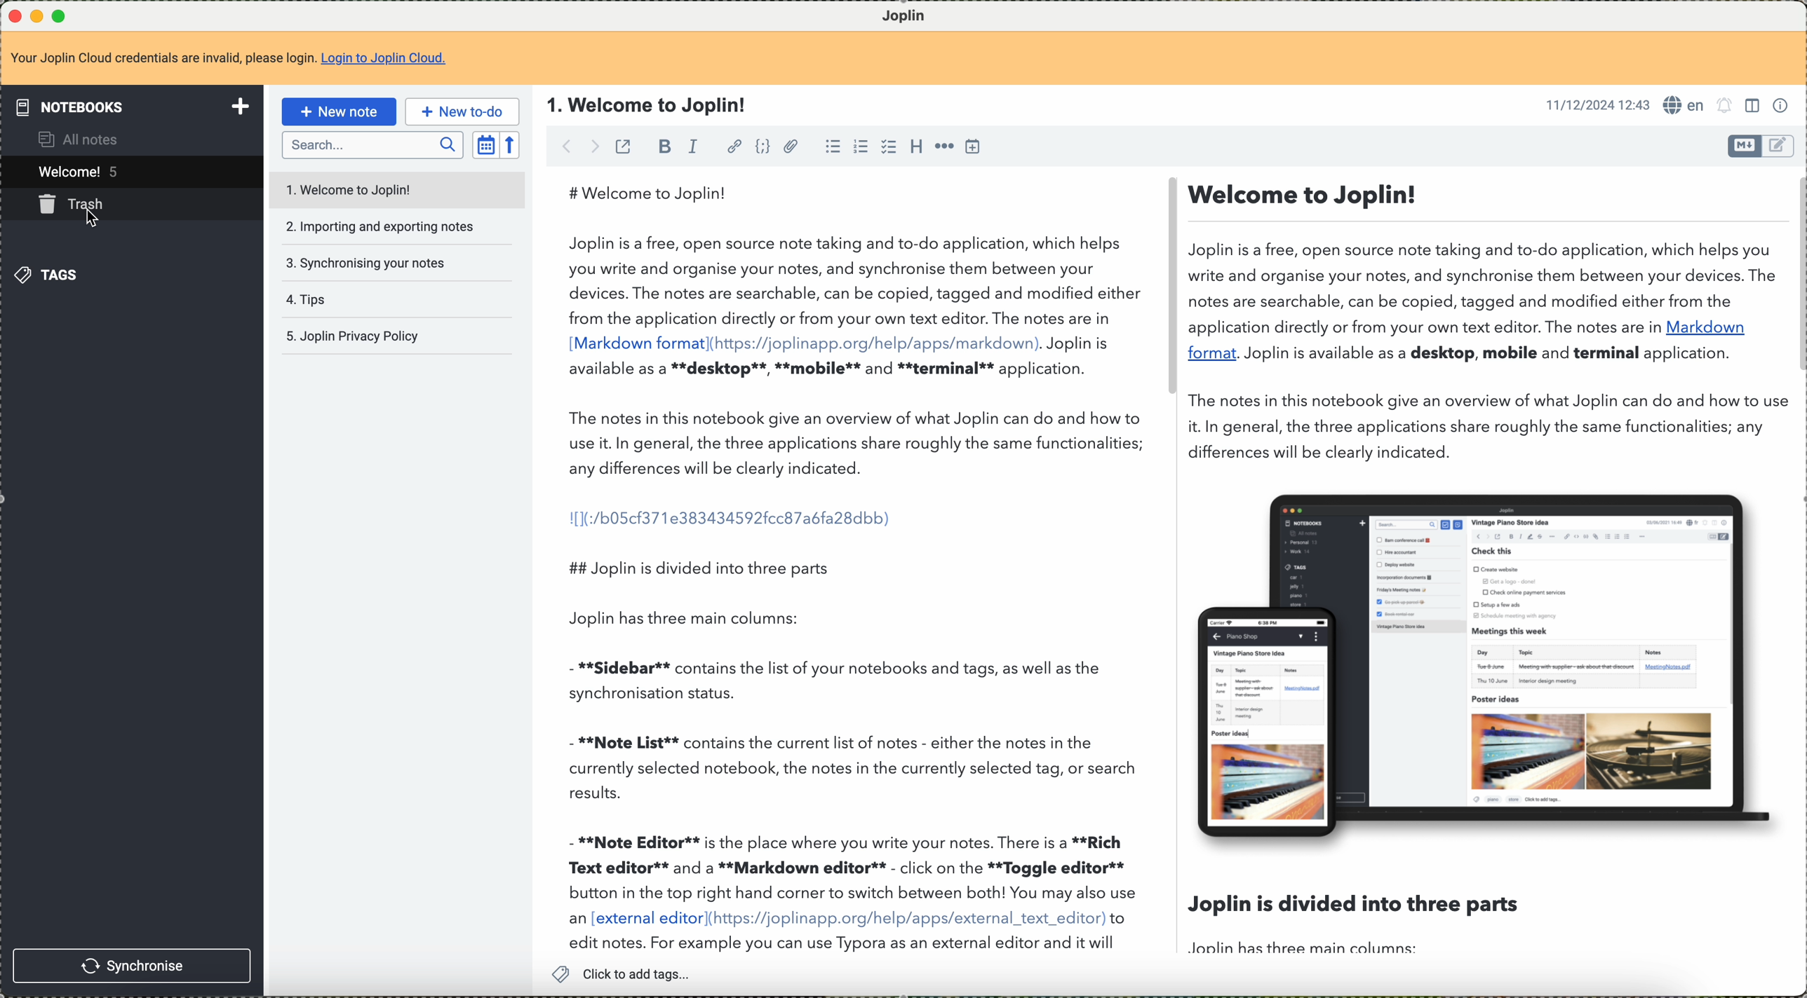 This screenshot has width=1807, height=998. Describe the element at coordinates (731, 146) in the screenshot. I see `hyperlink` at that location.